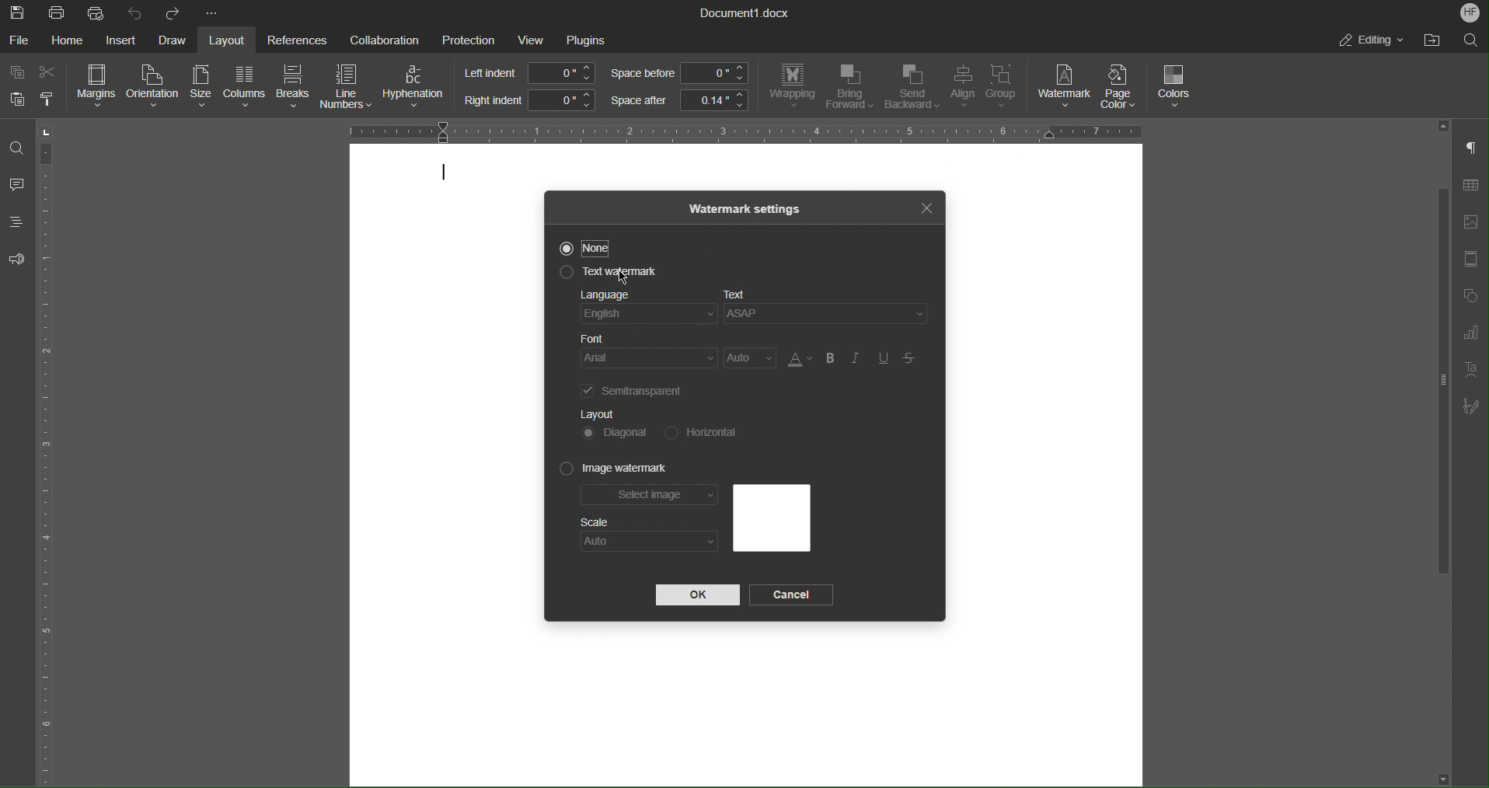 This screenshot has height=788, width=1489. What do you see at coordinates (1470, 39) in the screenshot?
I see `Search` at bounding box center [1470, 39].